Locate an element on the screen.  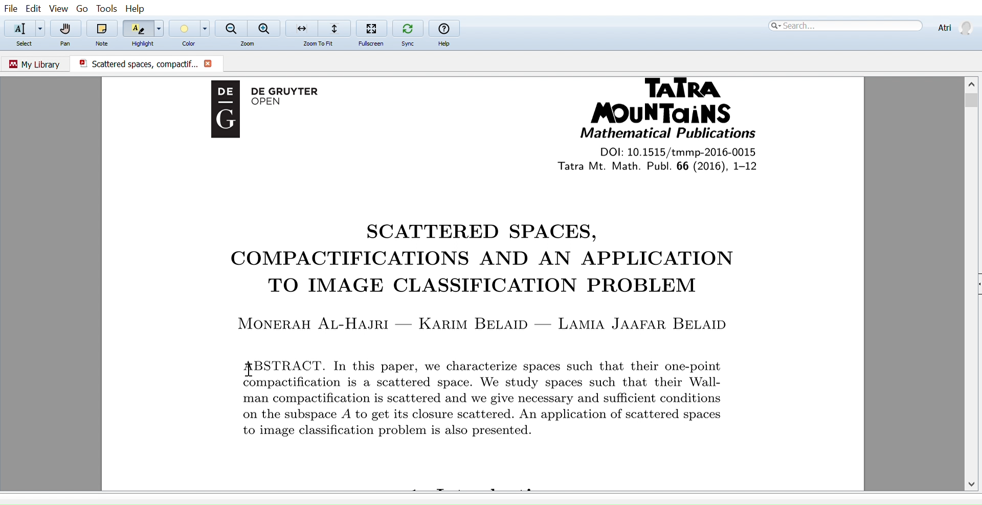
help is located at coordinates (444, 28).